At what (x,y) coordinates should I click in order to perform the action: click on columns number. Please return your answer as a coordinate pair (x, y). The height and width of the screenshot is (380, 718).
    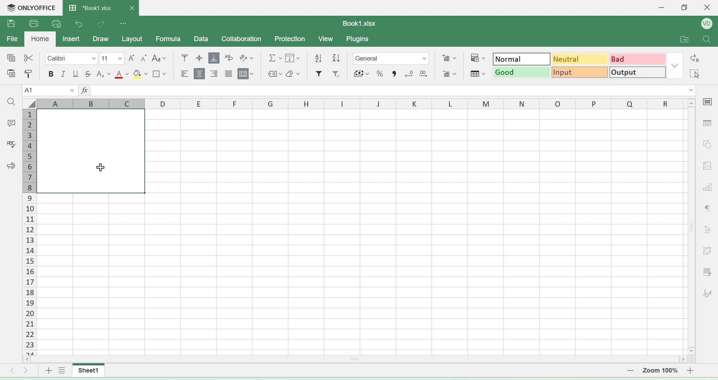
    Looking at the image, I should click on (28, 233).